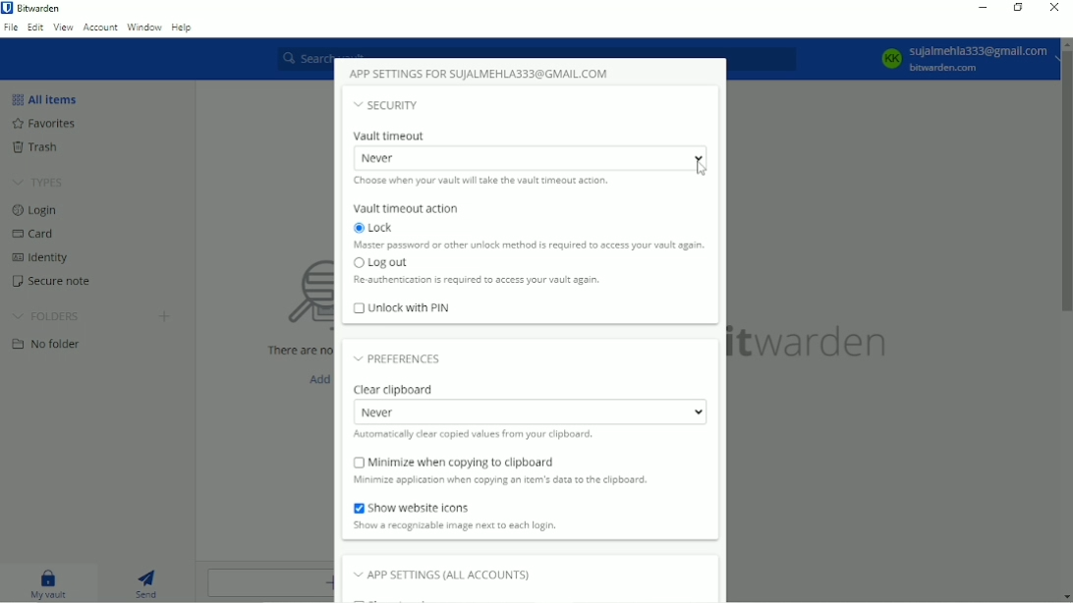 Image resolution: width=1073 pixels, height=603 pixels. What do you see at coordinates (509, 480) in the screenshot?
I see `Minimize application when copying an item's data to the clipboard.` at bounding box center [509, 480].